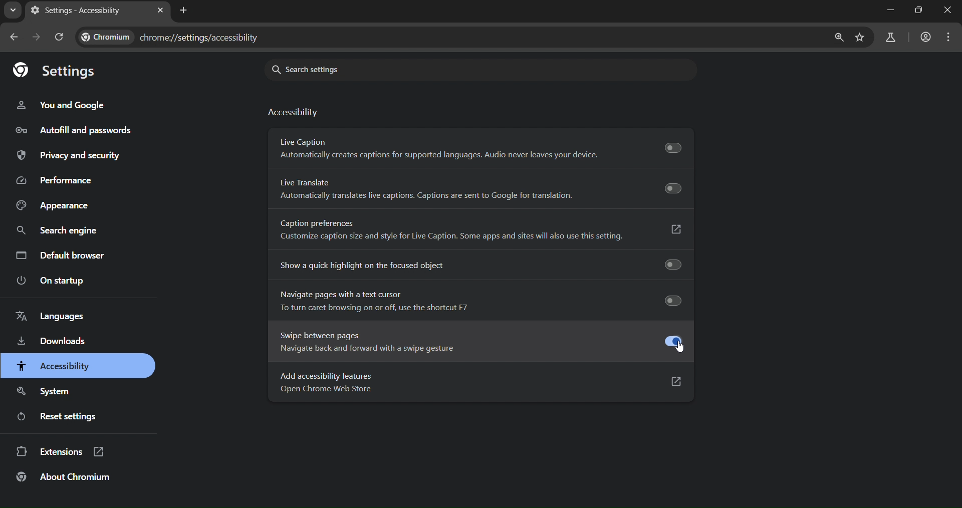  I want to click on chrome://settings/accessibility, so click(173, 39).